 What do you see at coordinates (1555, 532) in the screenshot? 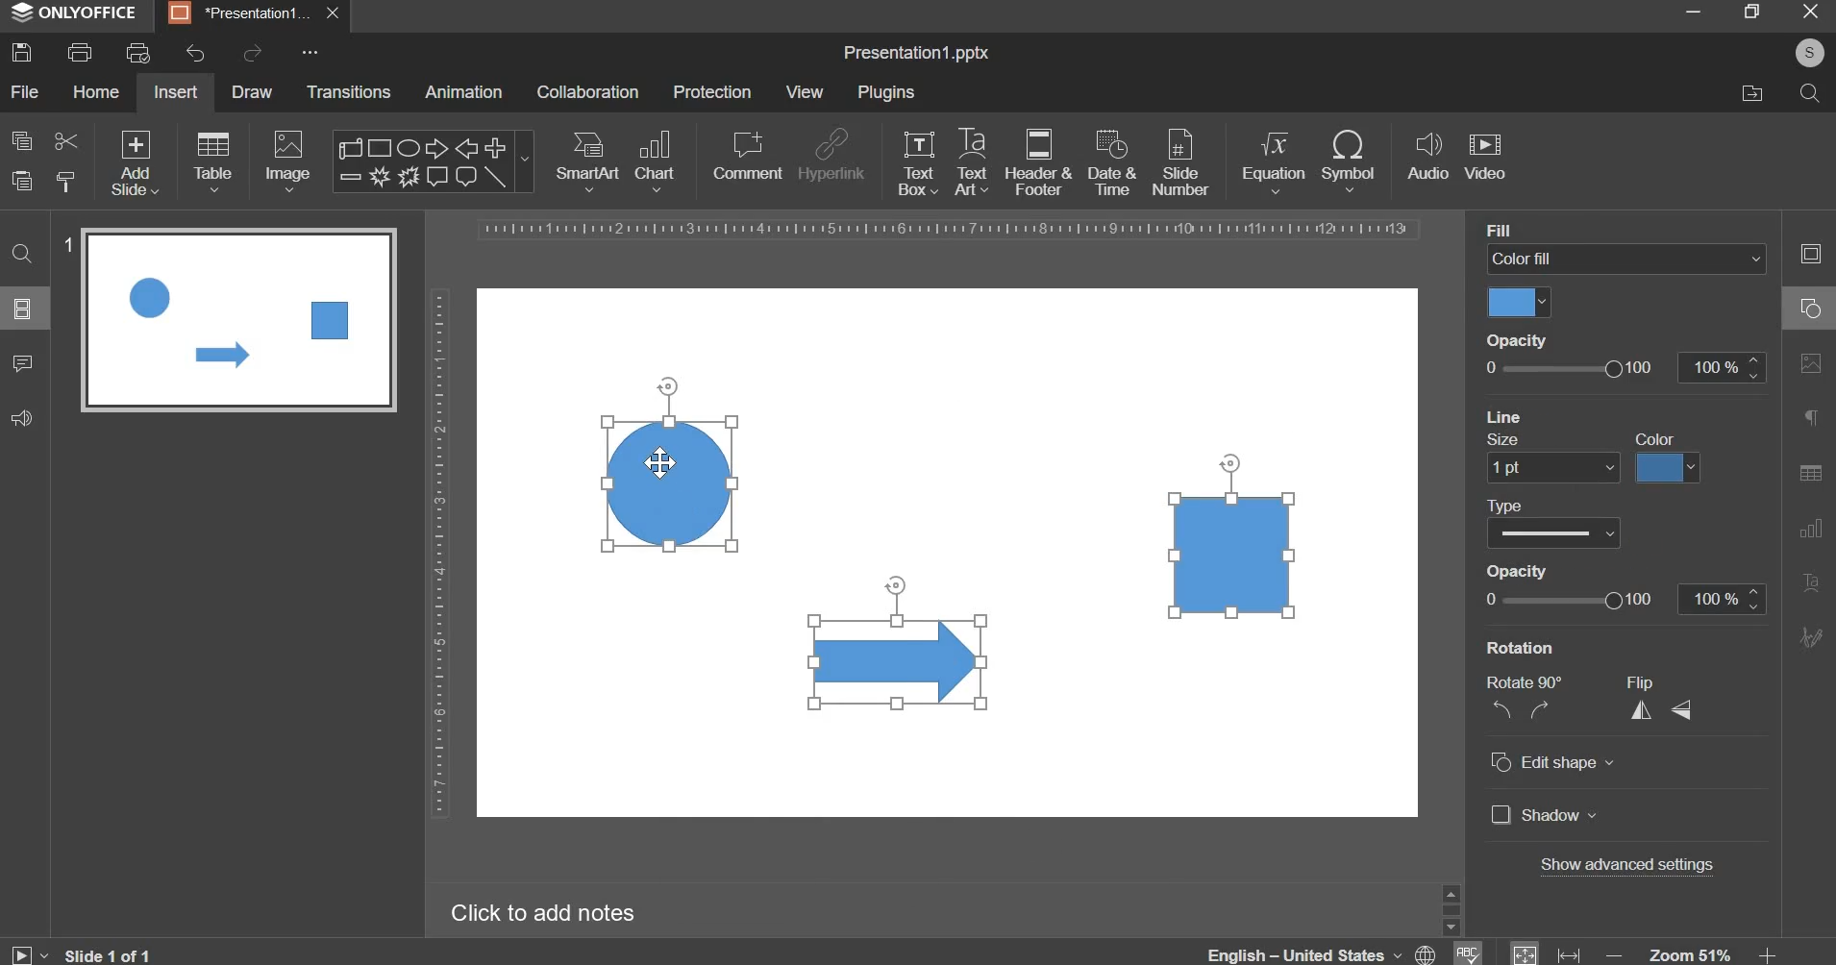
I see `line type` at bounding box center [1555, 532].